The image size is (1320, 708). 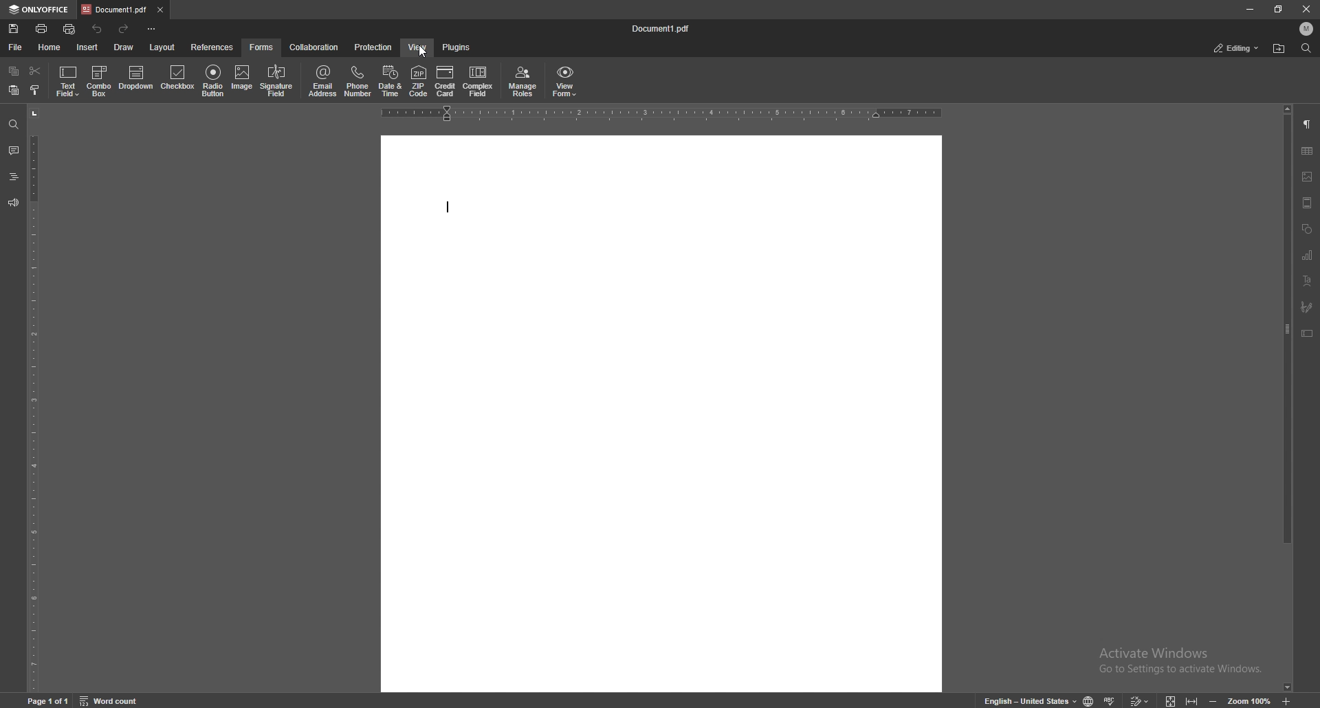 What do you see at coordinates (13, 203) in the screenshot?
I see `feedback` at bounding box center [13, 203].